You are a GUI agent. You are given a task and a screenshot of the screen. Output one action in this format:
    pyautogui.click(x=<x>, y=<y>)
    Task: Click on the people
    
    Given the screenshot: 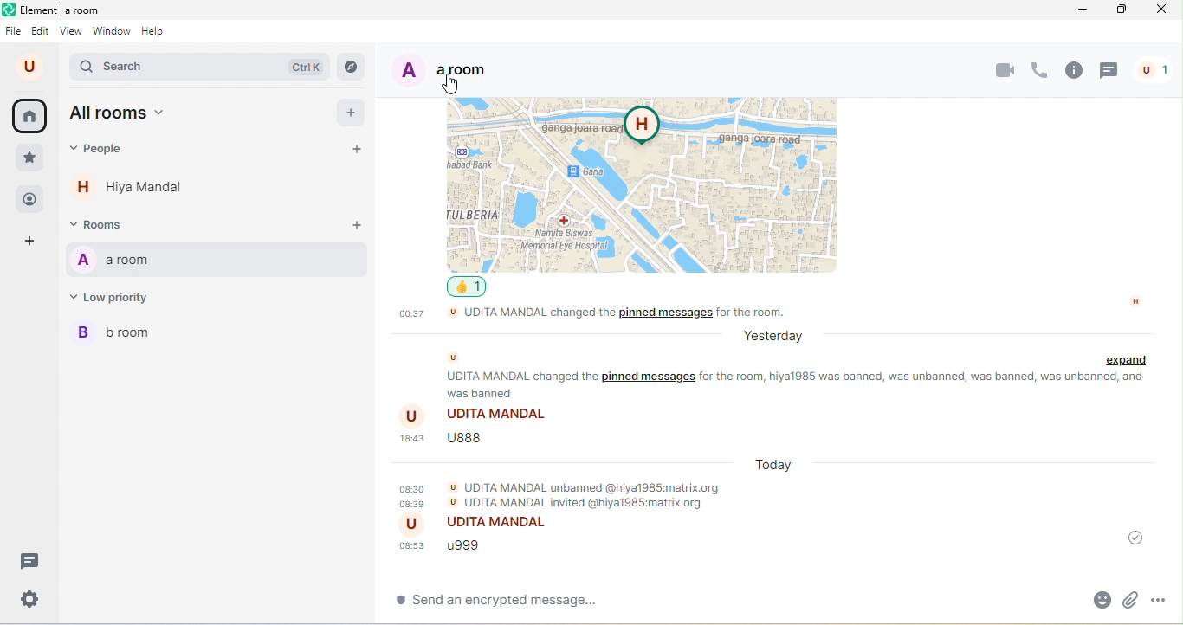 What is the action you would take?
    pyautogui.click(x=1158, y=69)
    